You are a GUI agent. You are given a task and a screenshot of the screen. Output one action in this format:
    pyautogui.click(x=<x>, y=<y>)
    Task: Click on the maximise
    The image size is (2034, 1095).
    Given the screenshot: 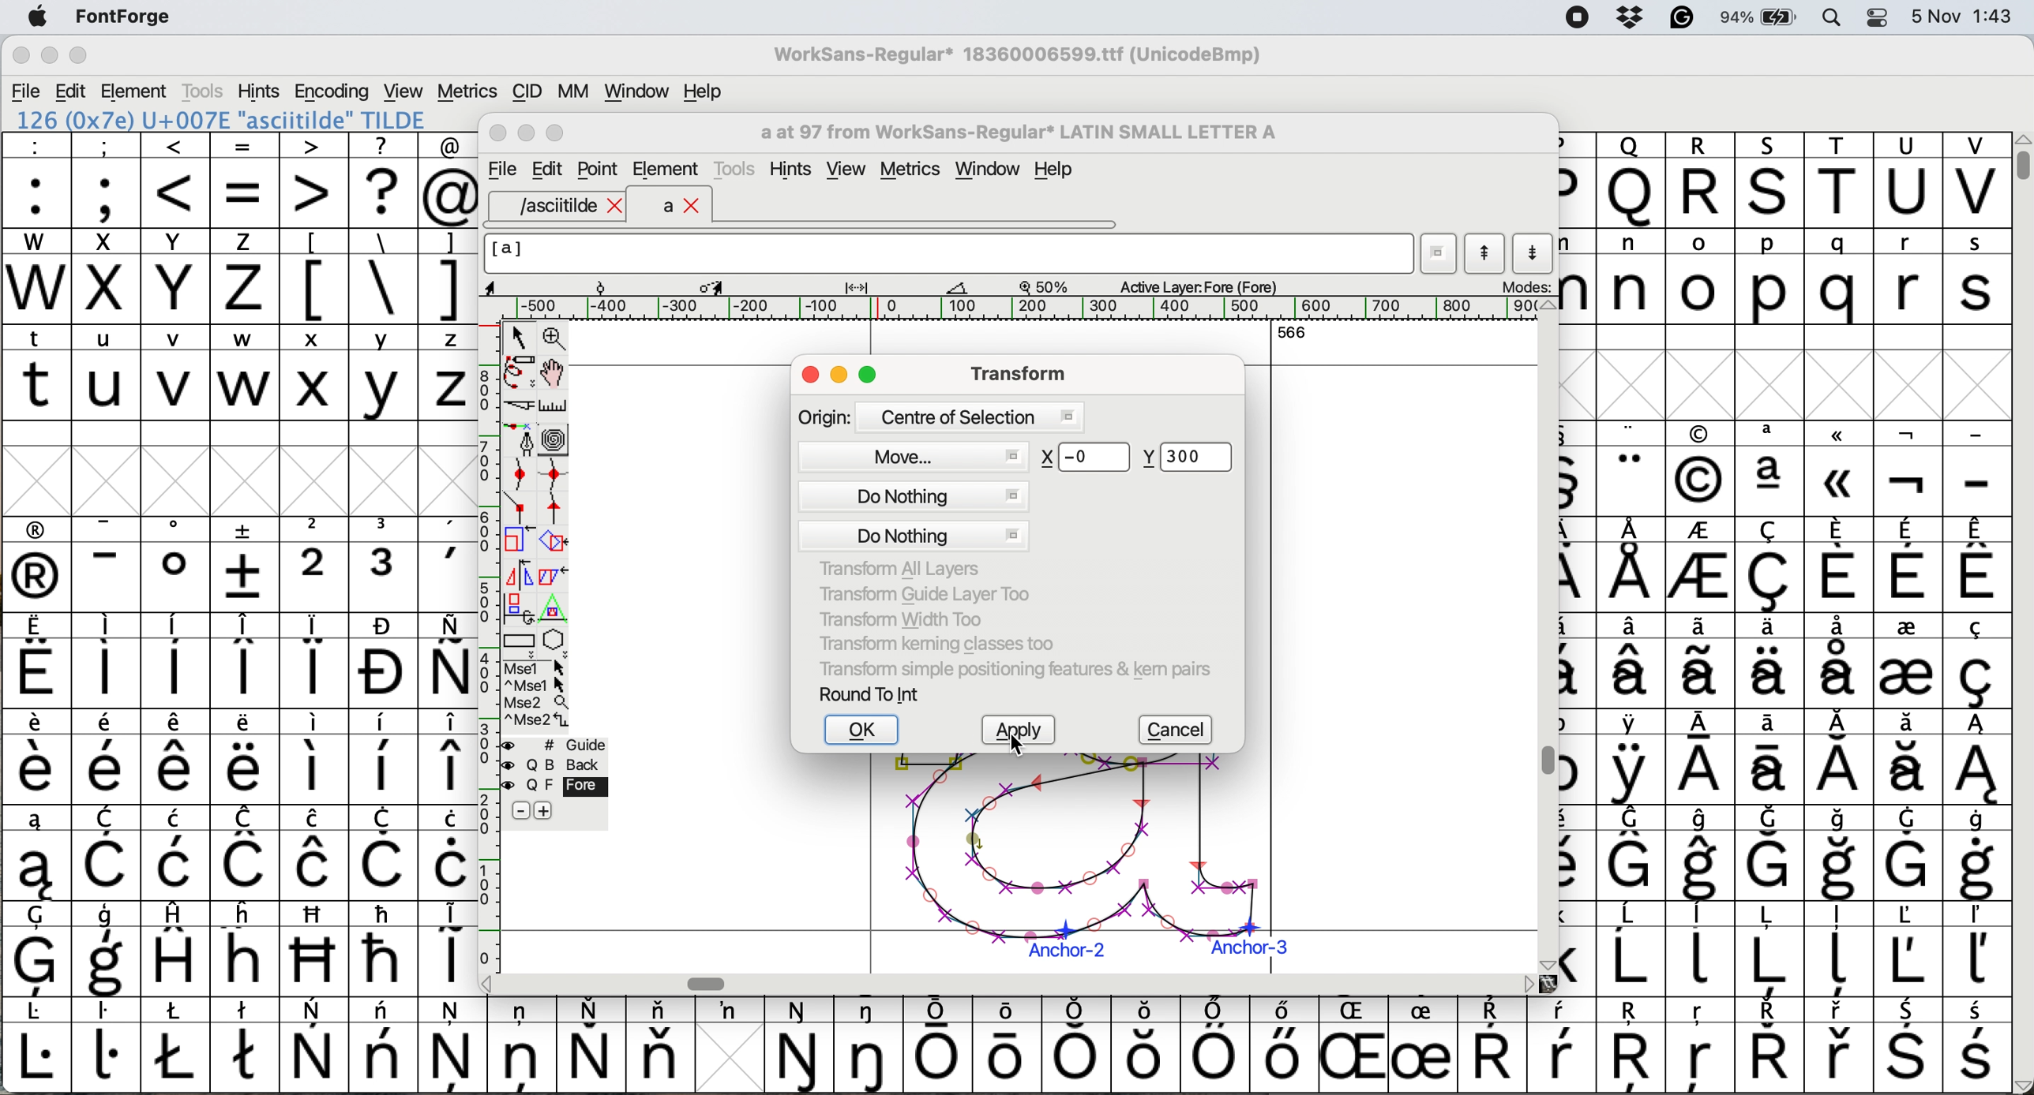 What is the action you would take?
    pyautogui.click(x=870, y=377)
    